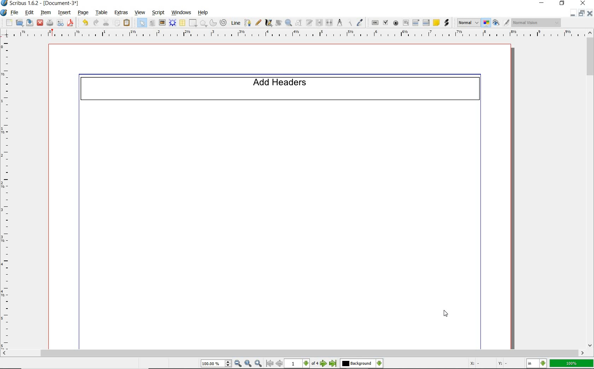 The width and height of the screenshot is (594, 369). What do you see at coordinates (582, 13) in the screenshot?
I see `restore` at bounding box center [582, 13].